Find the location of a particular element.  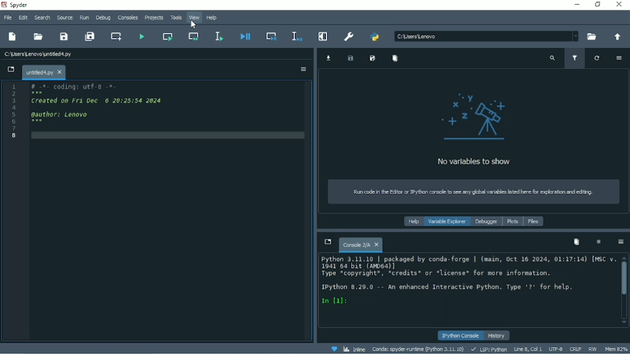

Browse a working directory is located at coordinates (591, 36).